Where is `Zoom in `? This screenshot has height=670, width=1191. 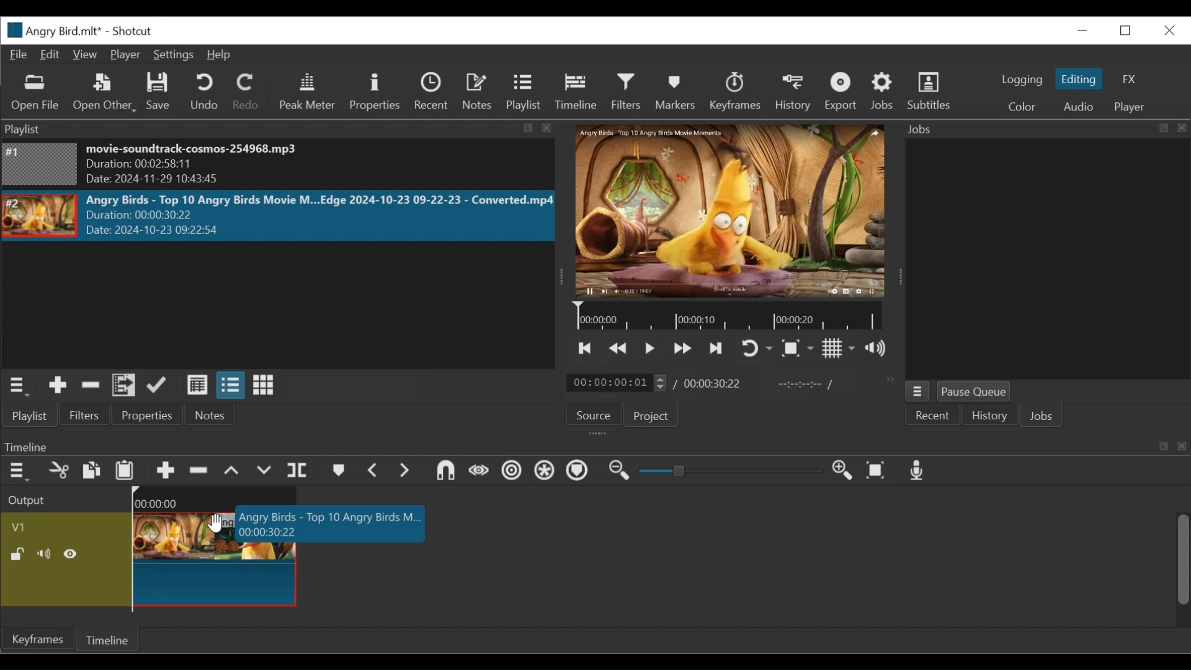 Zoom in  is located at coordinates (847, 471).